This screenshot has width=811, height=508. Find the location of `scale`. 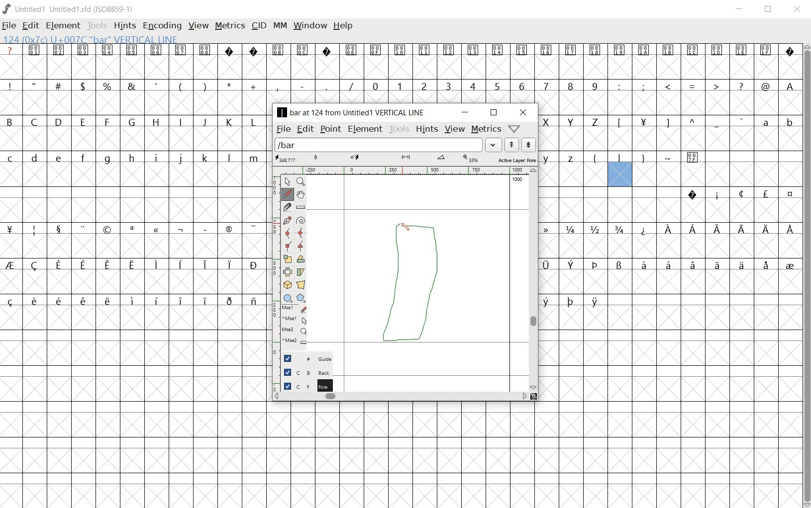

scale is located at coordinates (405, 158).